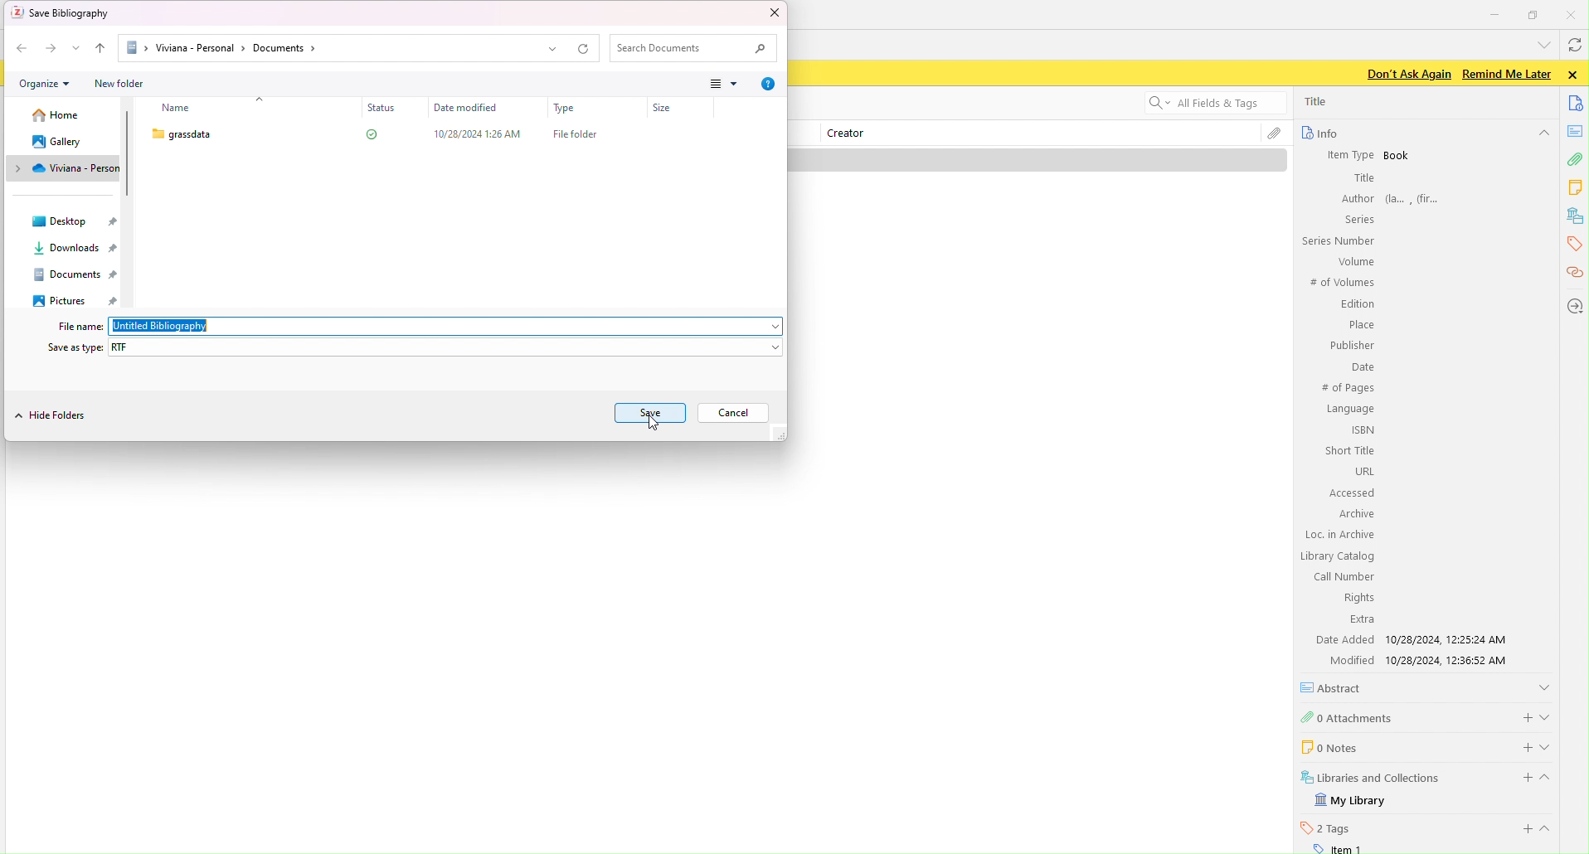 This screenshot has height=854, width=1589. Describe the element at coordinates (66, 12) in the screenshot. I see `Save bibliography` at that location.